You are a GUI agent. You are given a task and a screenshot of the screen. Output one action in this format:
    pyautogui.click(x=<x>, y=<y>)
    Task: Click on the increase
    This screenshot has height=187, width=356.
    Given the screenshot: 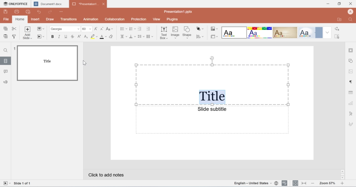 What is the action you would take?
    pyautogui.click(x=342, y=183)
    